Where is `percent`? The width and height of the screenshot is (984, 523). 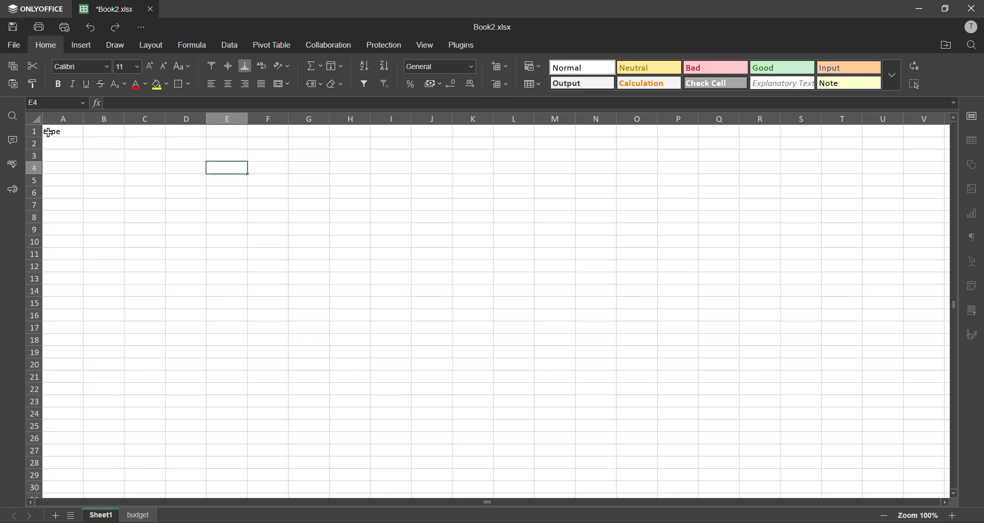 percent is located at coordinates (409, 83).